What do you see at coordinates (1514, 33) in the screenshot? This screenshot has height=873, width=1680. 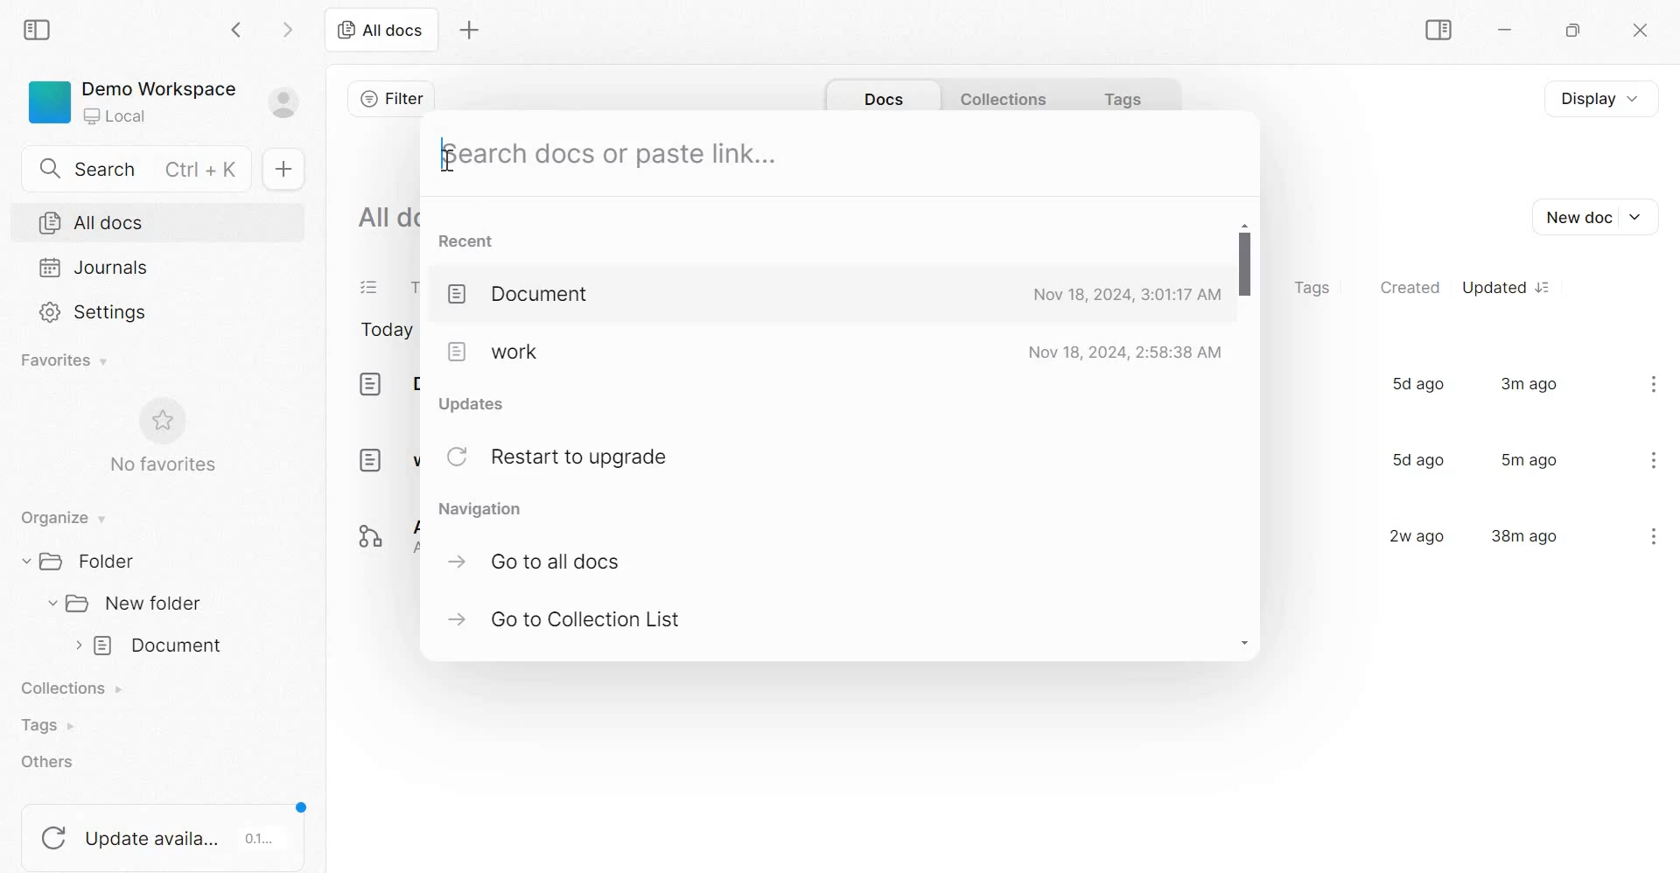 I see `minimize` at bounding box center [1514, 33].